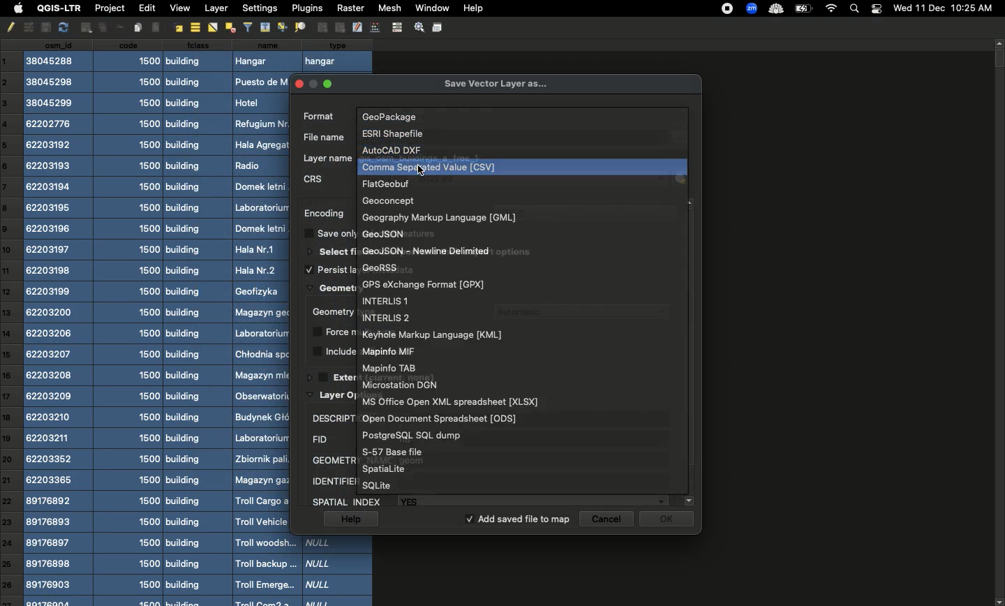  Describe the element at coordinates (438, 27) in the screenshot. I see `Save` at that location.